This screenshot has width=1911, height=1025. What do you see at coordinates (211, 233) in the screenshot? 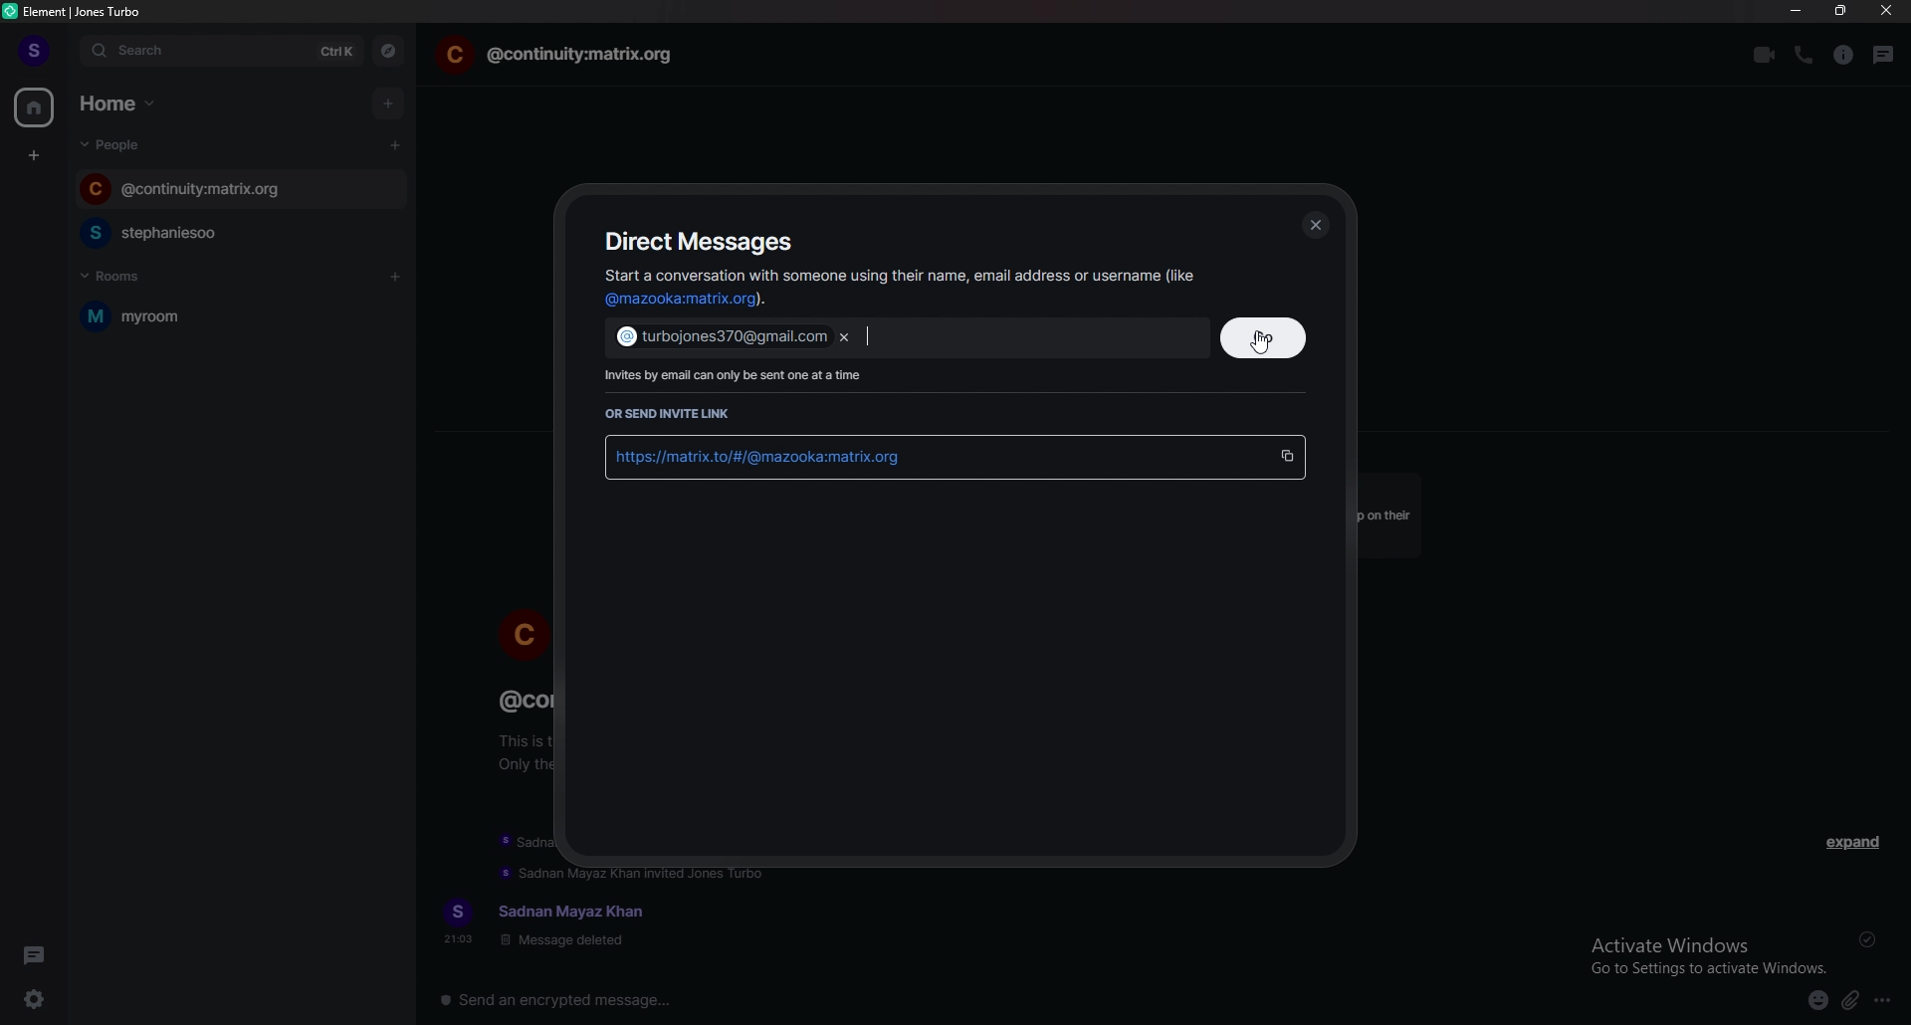
I see `chat` at bounding box center [211, 233].